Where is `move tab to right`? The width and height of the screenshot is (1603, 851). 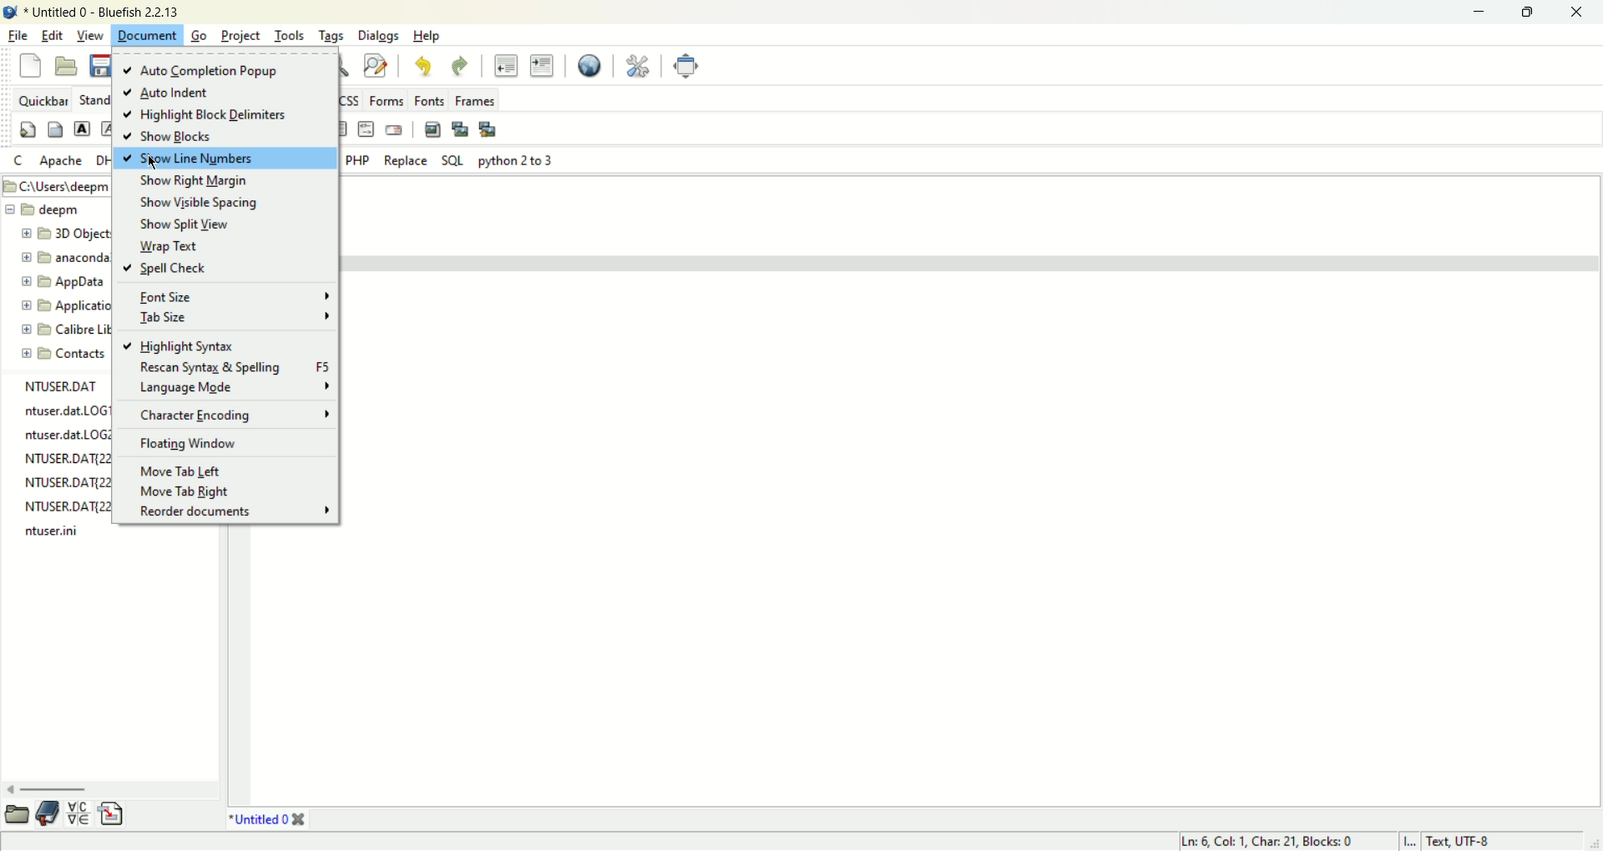 move tab to right is located at coordinates (187, 491).